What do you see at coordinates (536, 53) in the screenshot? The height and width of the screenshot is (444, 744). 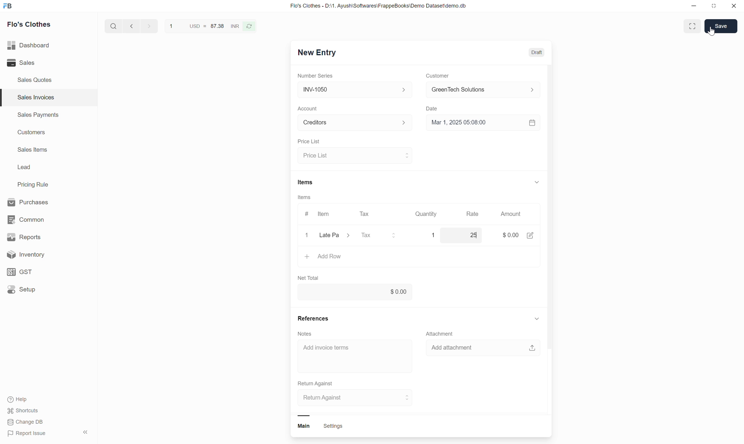 I see `Draft` at bounding box center [536, 53].